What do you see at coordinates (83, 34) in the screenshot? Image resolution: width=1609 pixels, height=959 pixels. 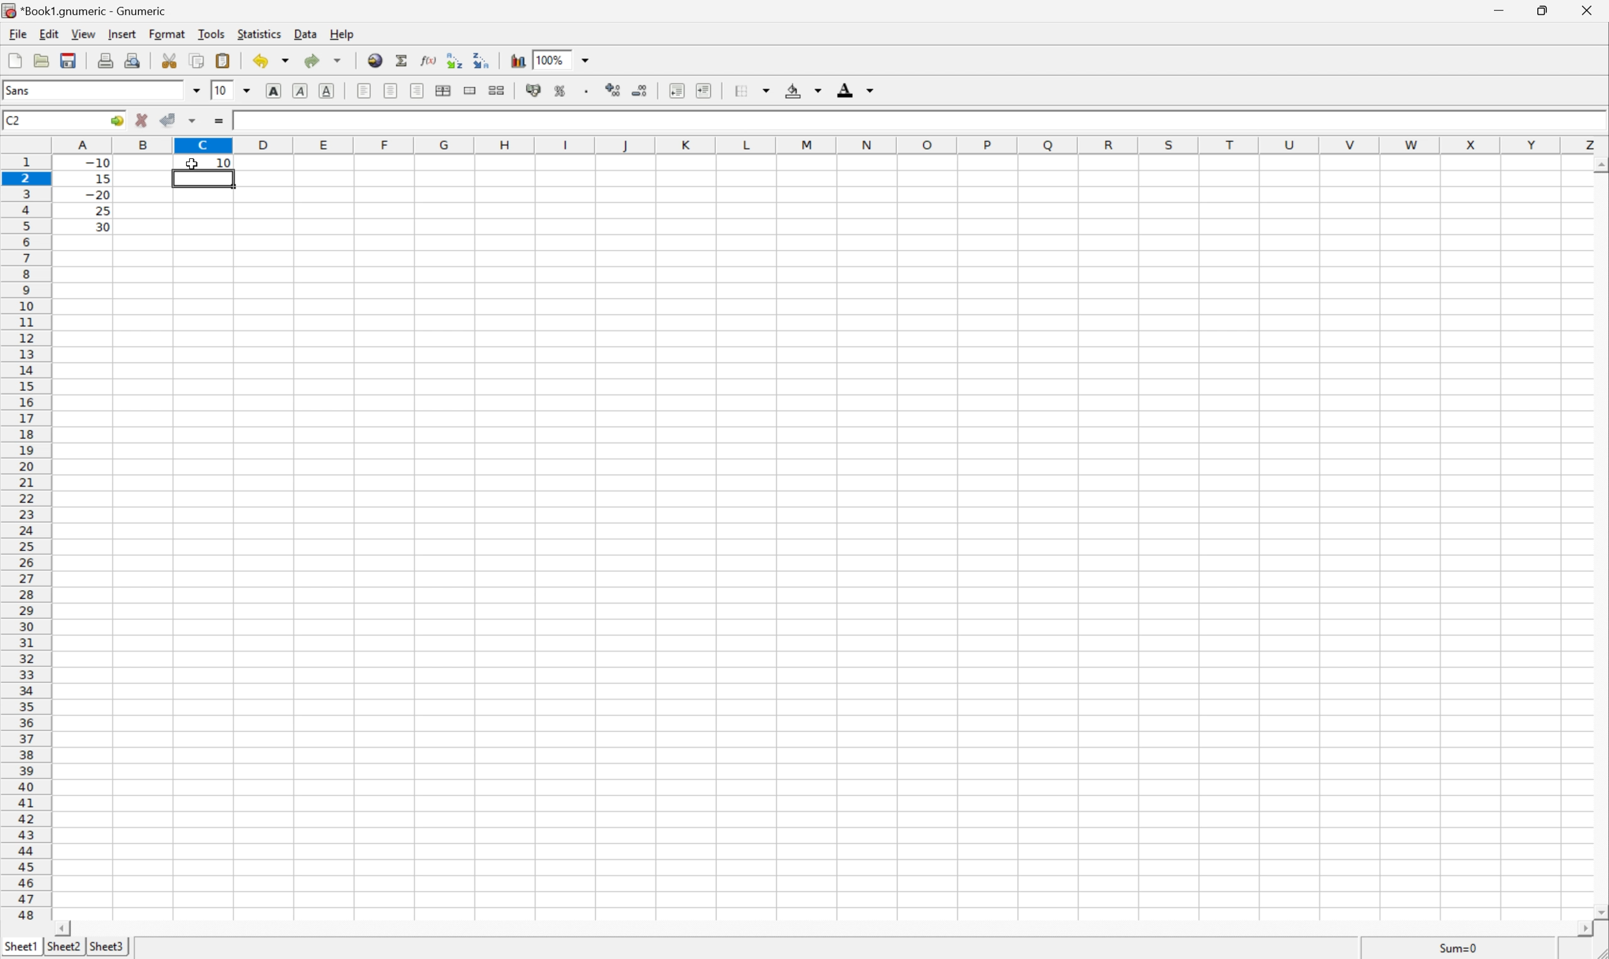 I see `View` at bounding box center [83, 34].